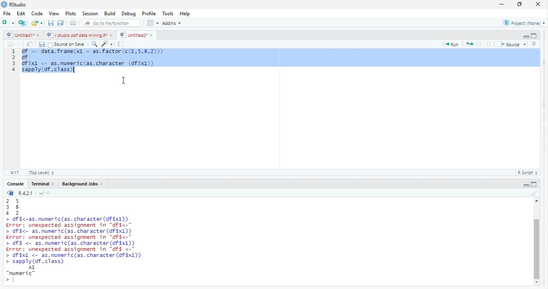 Image resolution: width=548 pixels, height=289 pixels. Describe the element at coordinates (129, 14) in the screenshot. I see `debug` at that location.